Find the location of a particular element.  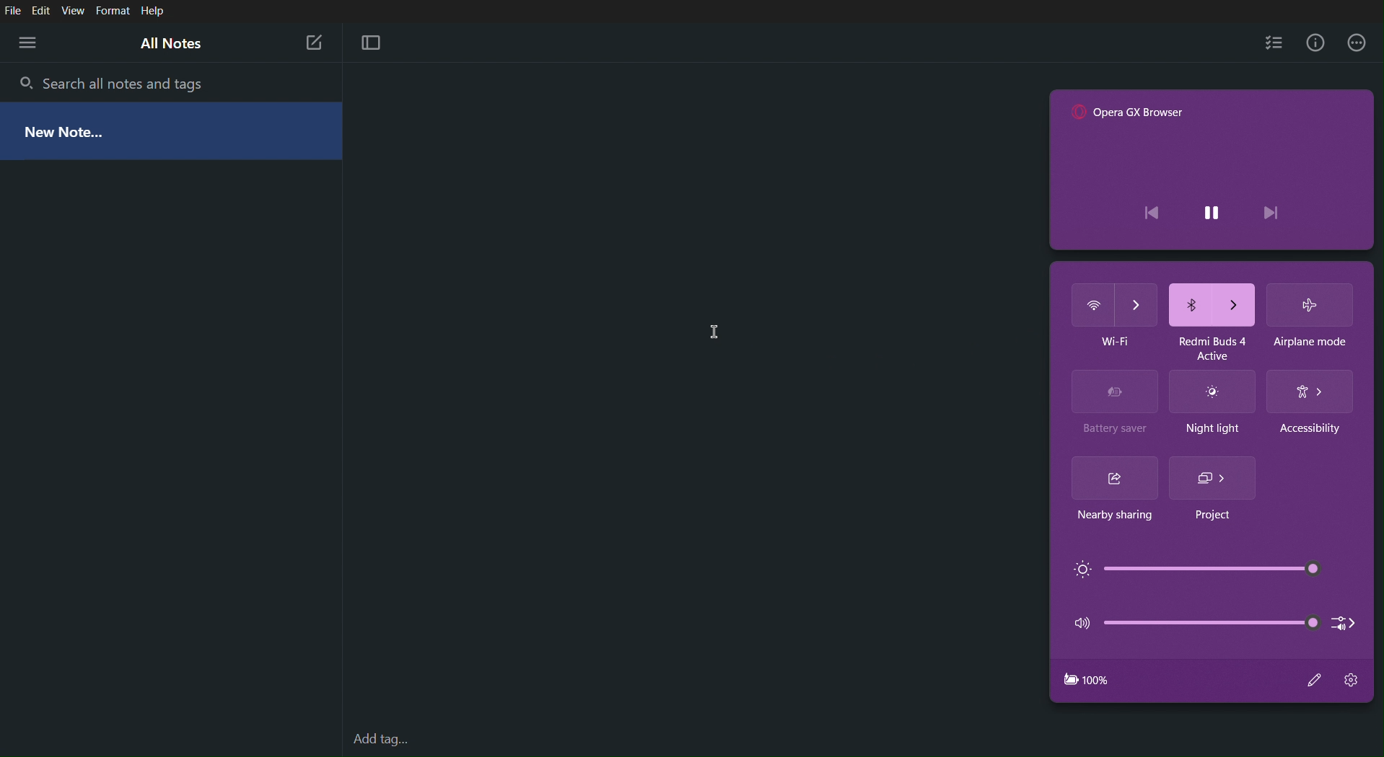

Help is located at coordinates (153, 11).